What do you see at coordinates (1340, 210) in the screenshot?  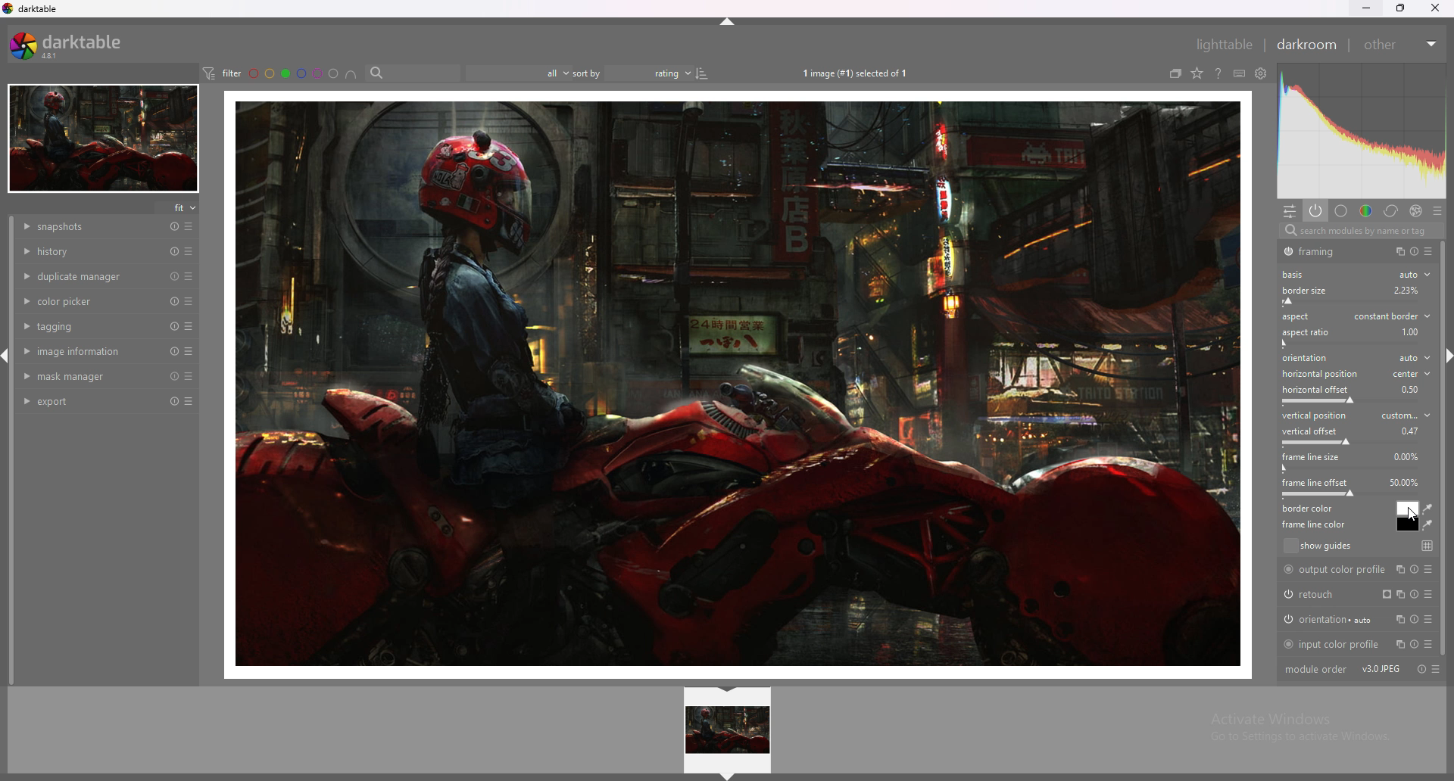 I see `base` at bounding box center [1340, 210].